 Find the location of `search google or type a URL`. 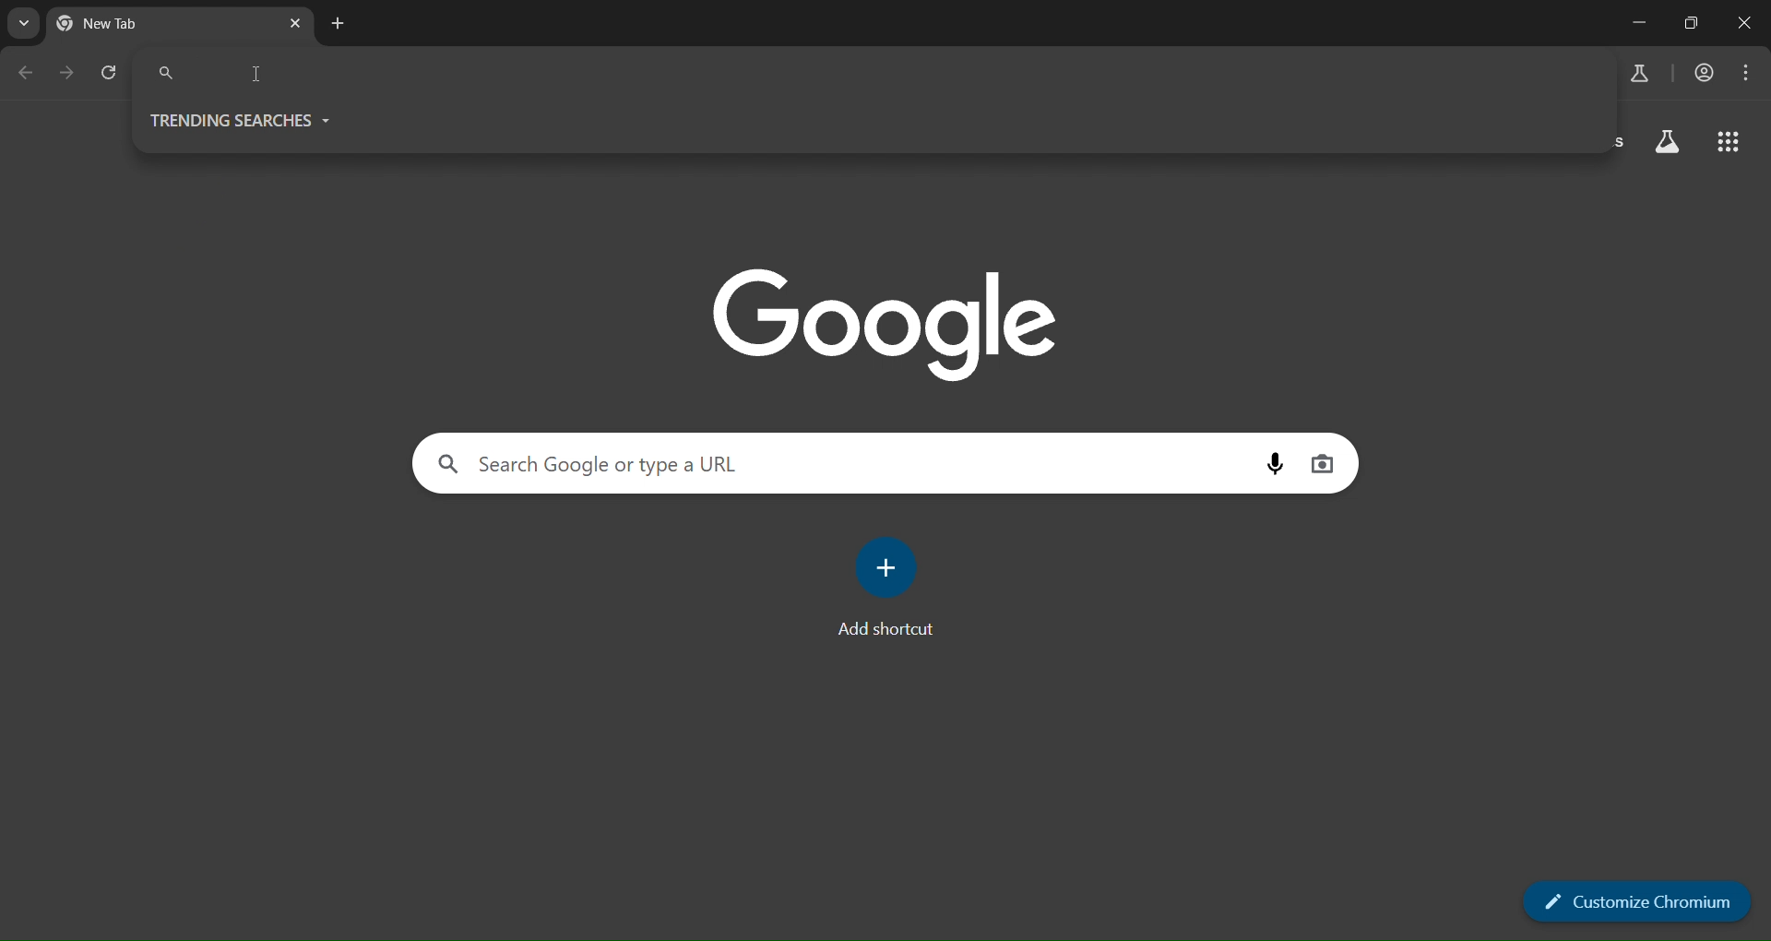

search google or type a URL is located at coordinates (875, 74).